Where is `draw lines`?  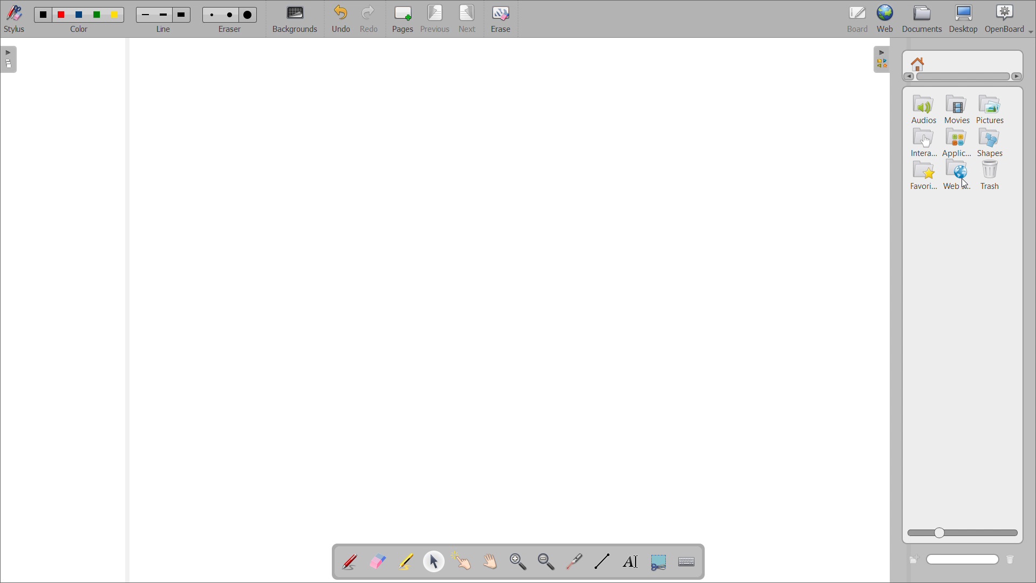
draw lines is located at coordinates (602, 561).